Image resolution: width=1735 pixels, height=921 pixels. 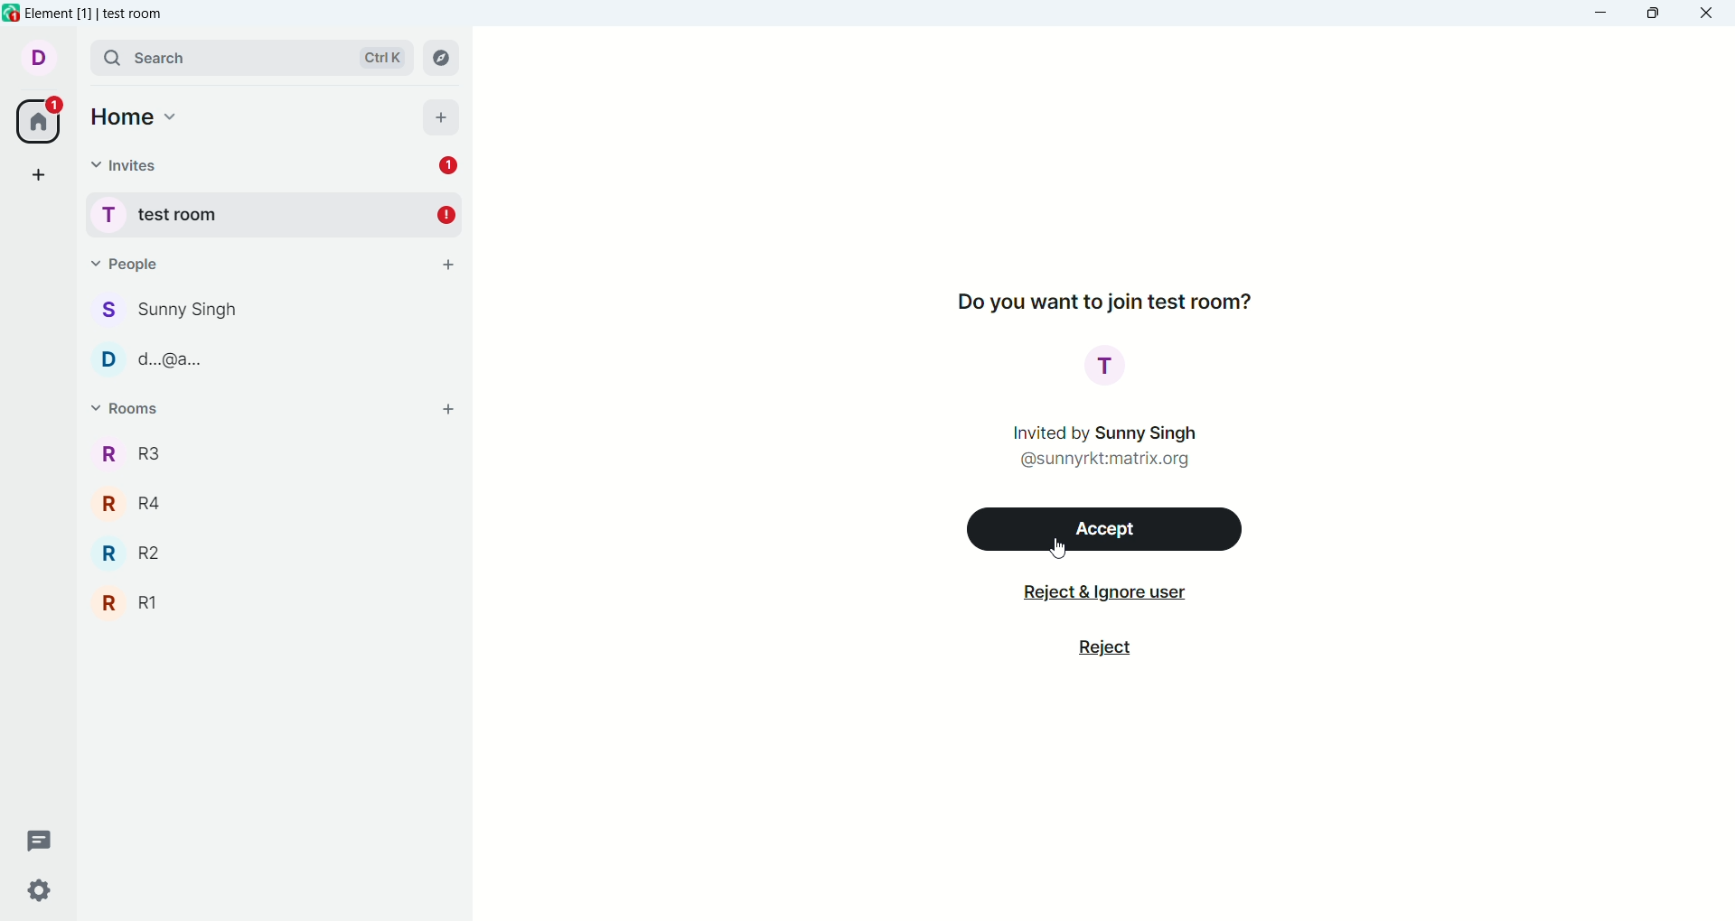 What do you see at coordinates (455, 166) in the screenshot?
I see `1 invite` at bounding box center [455, 166].